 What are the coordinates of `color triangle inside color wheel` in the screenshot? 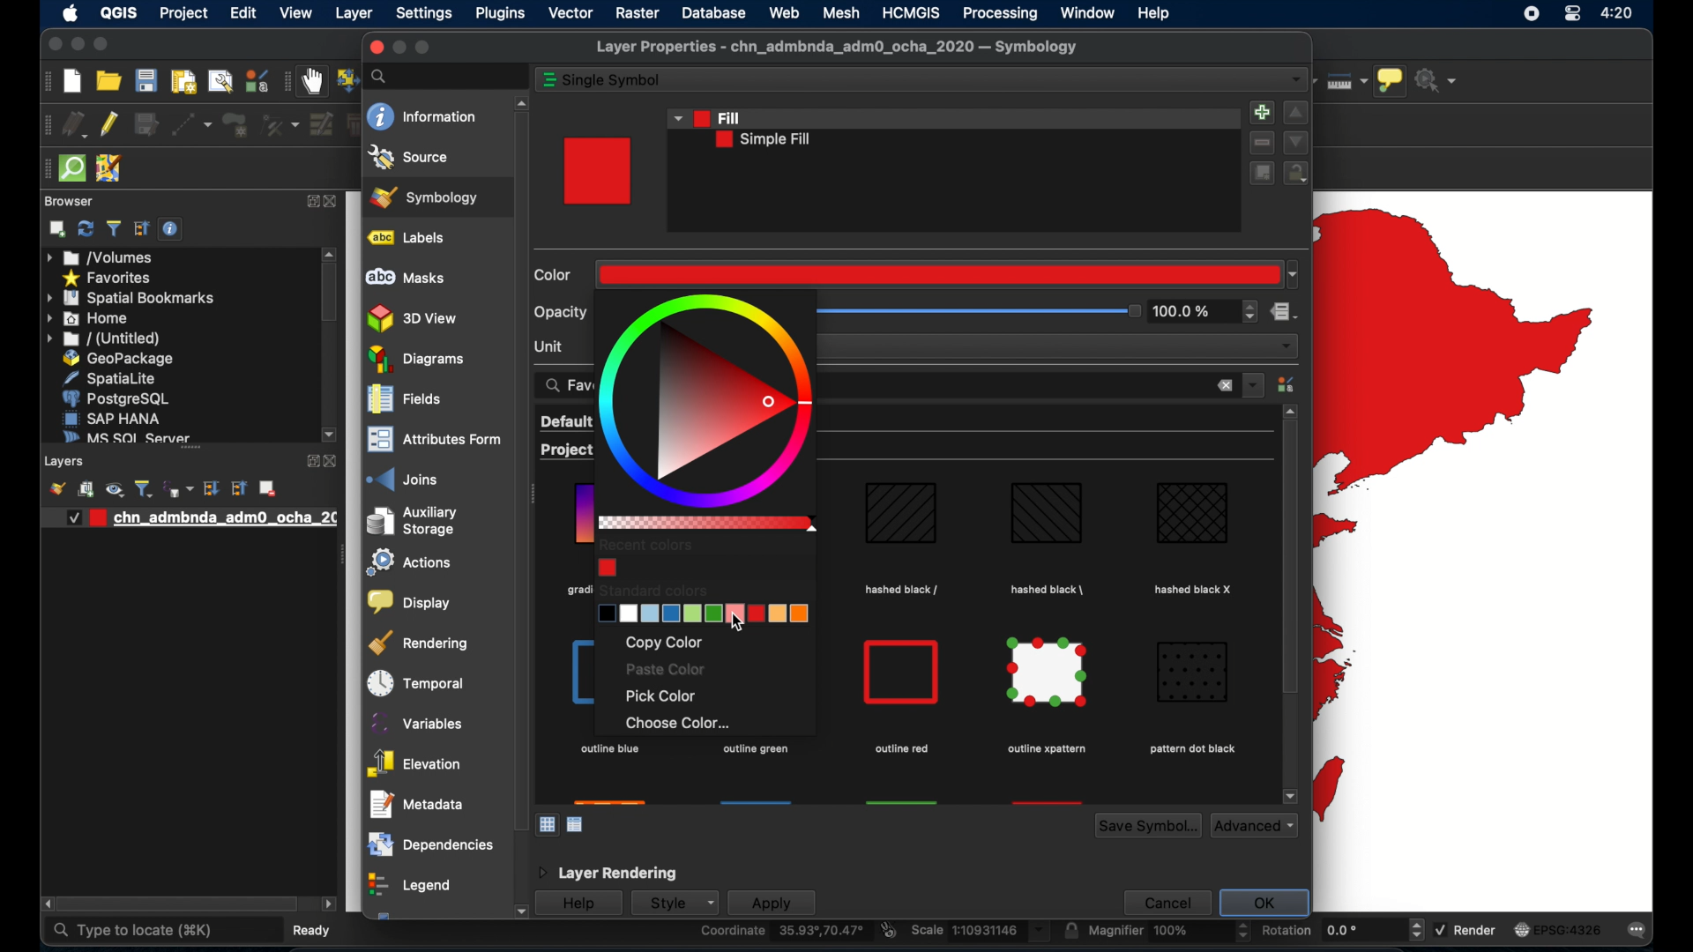 It's located at (708, 399).